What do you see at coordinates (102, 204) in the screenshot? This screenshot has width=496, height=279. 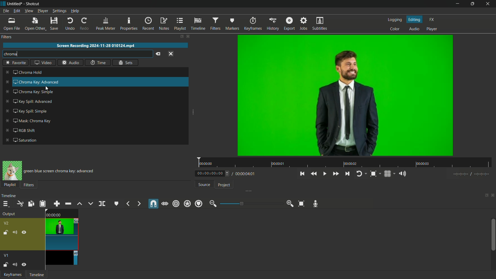 I see `split at playhead` at bounding box center [102, 204].